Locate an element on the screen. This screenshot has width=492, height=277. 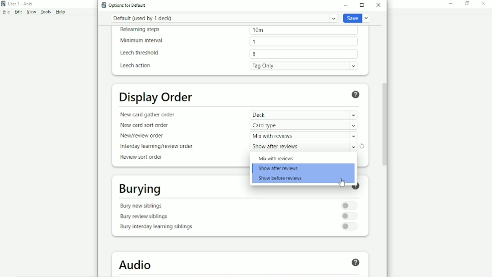
Edit is located at coordinates (18, 12).